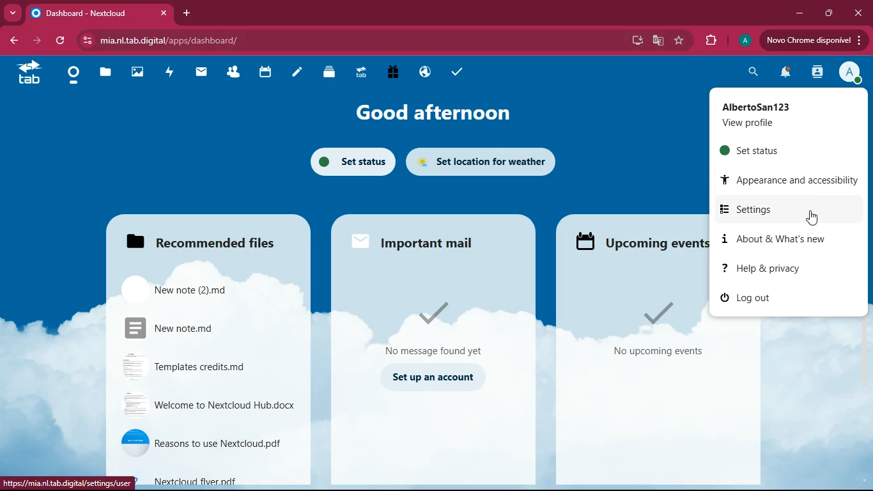  Describe the element at coordinates (396, 73) in the screenshot. I see `gift` at that location.